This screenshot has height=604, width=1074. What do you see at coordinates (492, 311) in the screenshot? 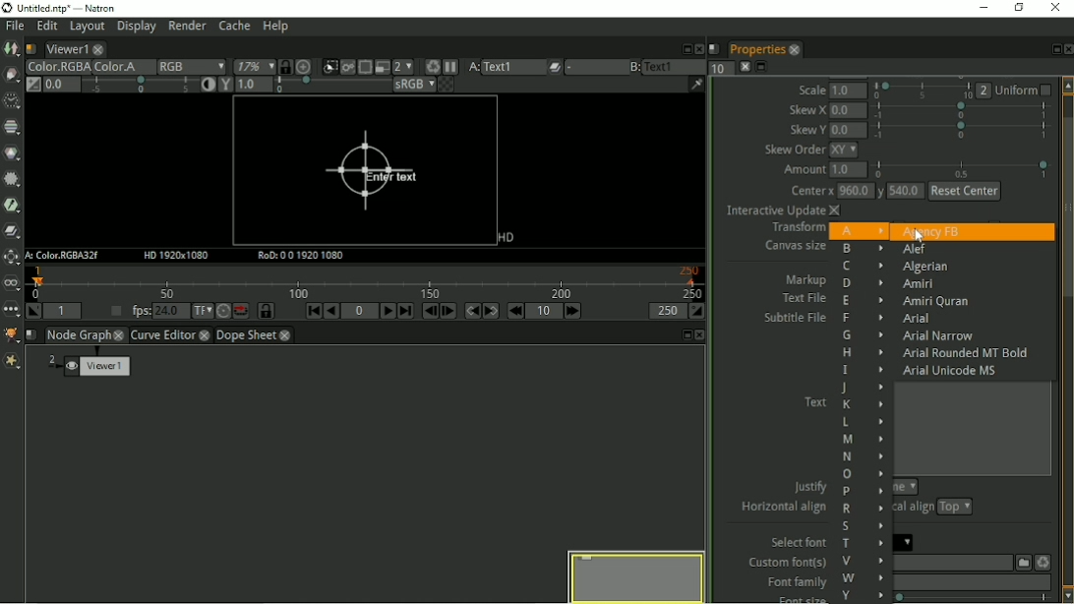
I see `Next keyframe` at bounding box center [492, 311].